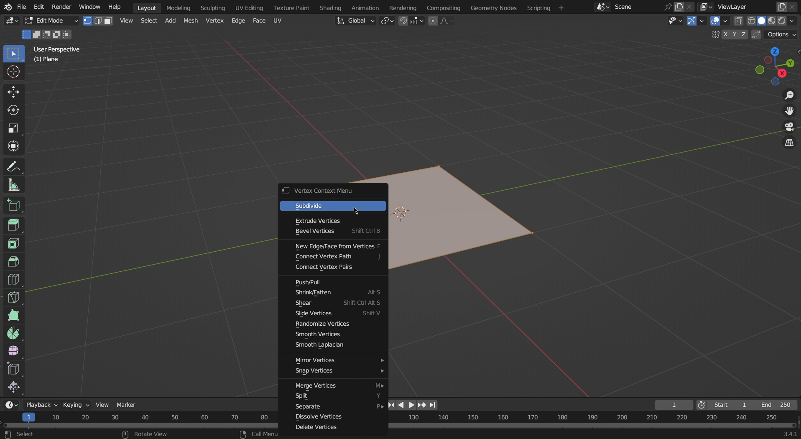  Describe the element at coordinates (336, 268) in the screenshot. I see `Connect Vertex Pairs` at that location.